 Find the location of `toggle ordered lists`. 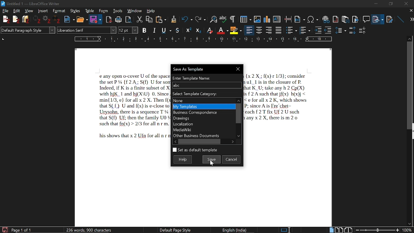

toggle ordered lists is located at coordinates (305, 30).